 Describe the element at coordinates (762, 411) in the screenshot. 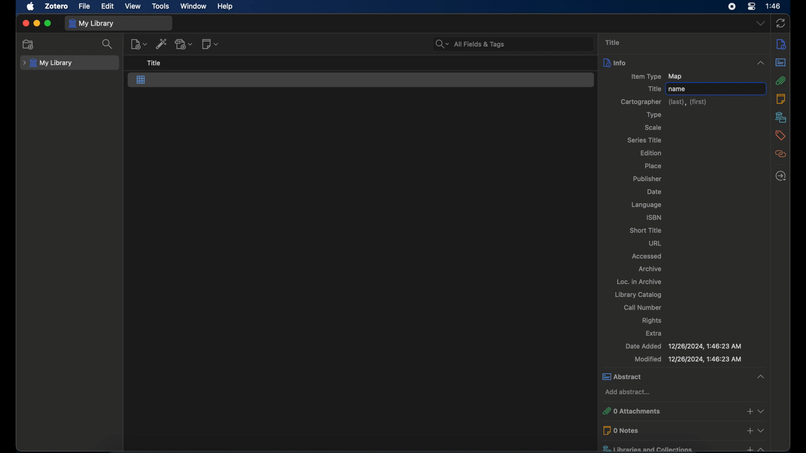

I see `Collapse or expand ` at that location.